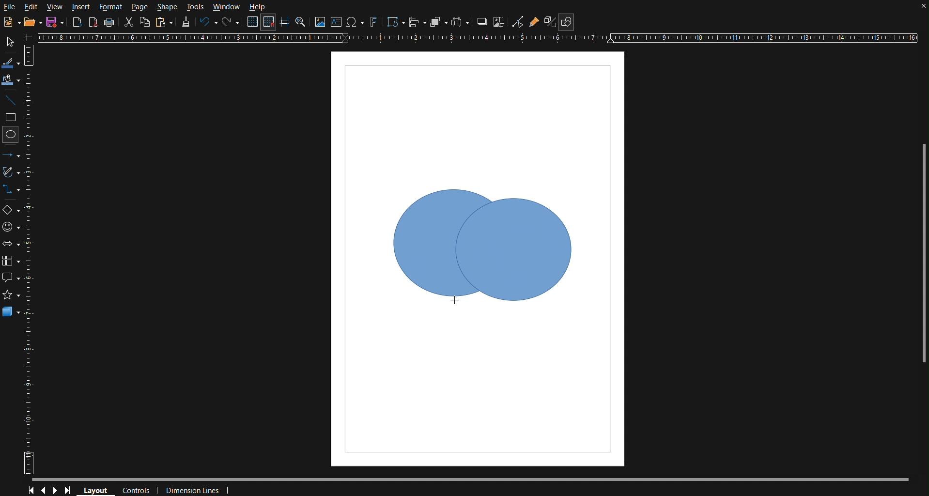 The width and height of the screenshot is (929, 496). Describe the element at coordinates (482, 22) in the screenshot. I see `Shadow` at that location.